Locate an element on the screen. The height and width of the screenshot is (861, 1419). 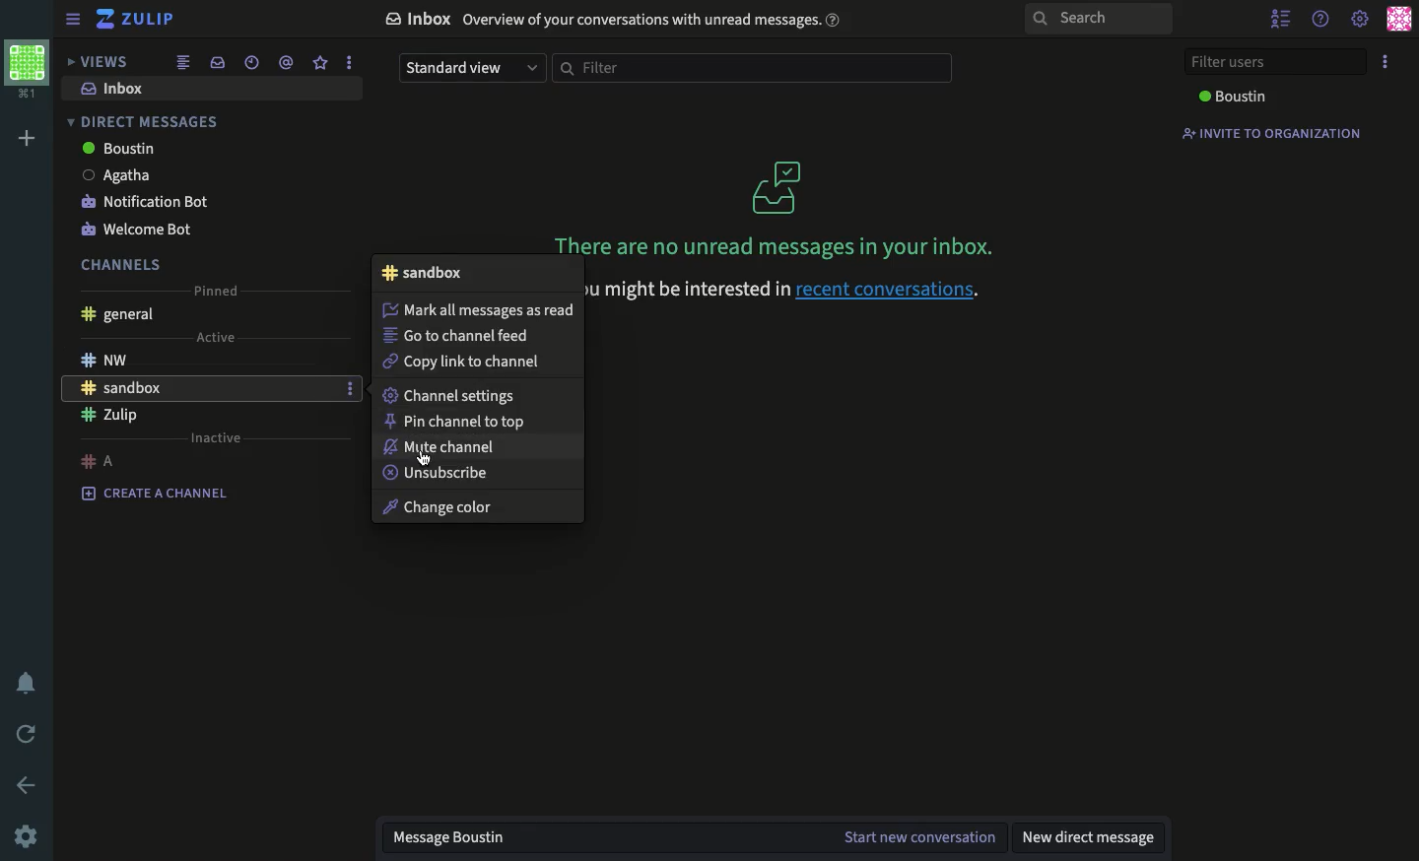
settings is located at coordinates (1359, 18).